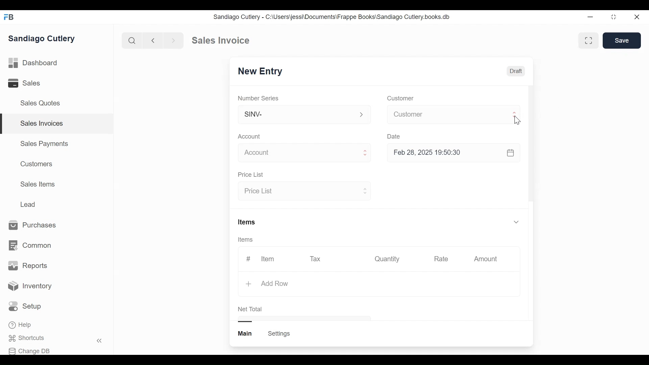  What do you see at coordinates (28, 266) in the screenshot?
I see `Reports` at bounding box center [28, 266].